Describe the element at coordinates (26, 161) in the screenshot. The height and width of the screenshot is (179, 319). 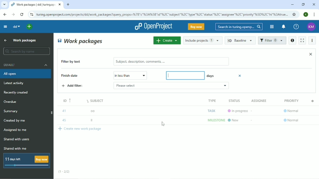
I see `11 days left buy now` at that location.